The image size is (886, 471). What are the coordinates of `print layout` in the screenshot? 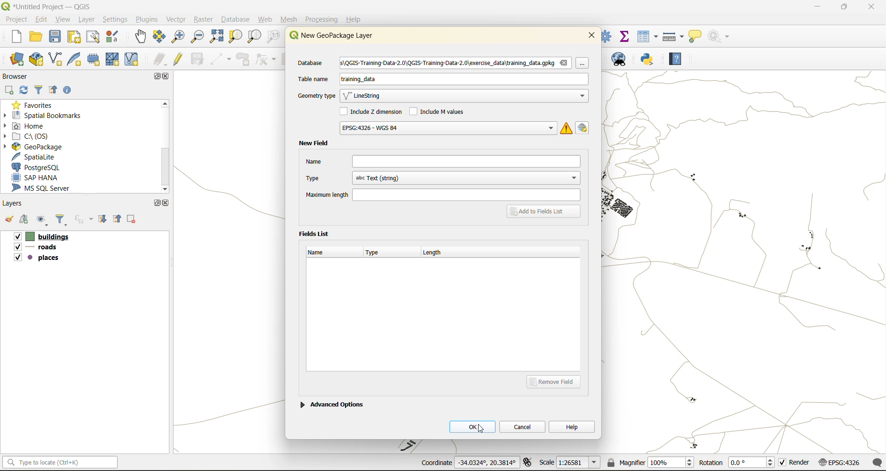 It's located at (75, 38).